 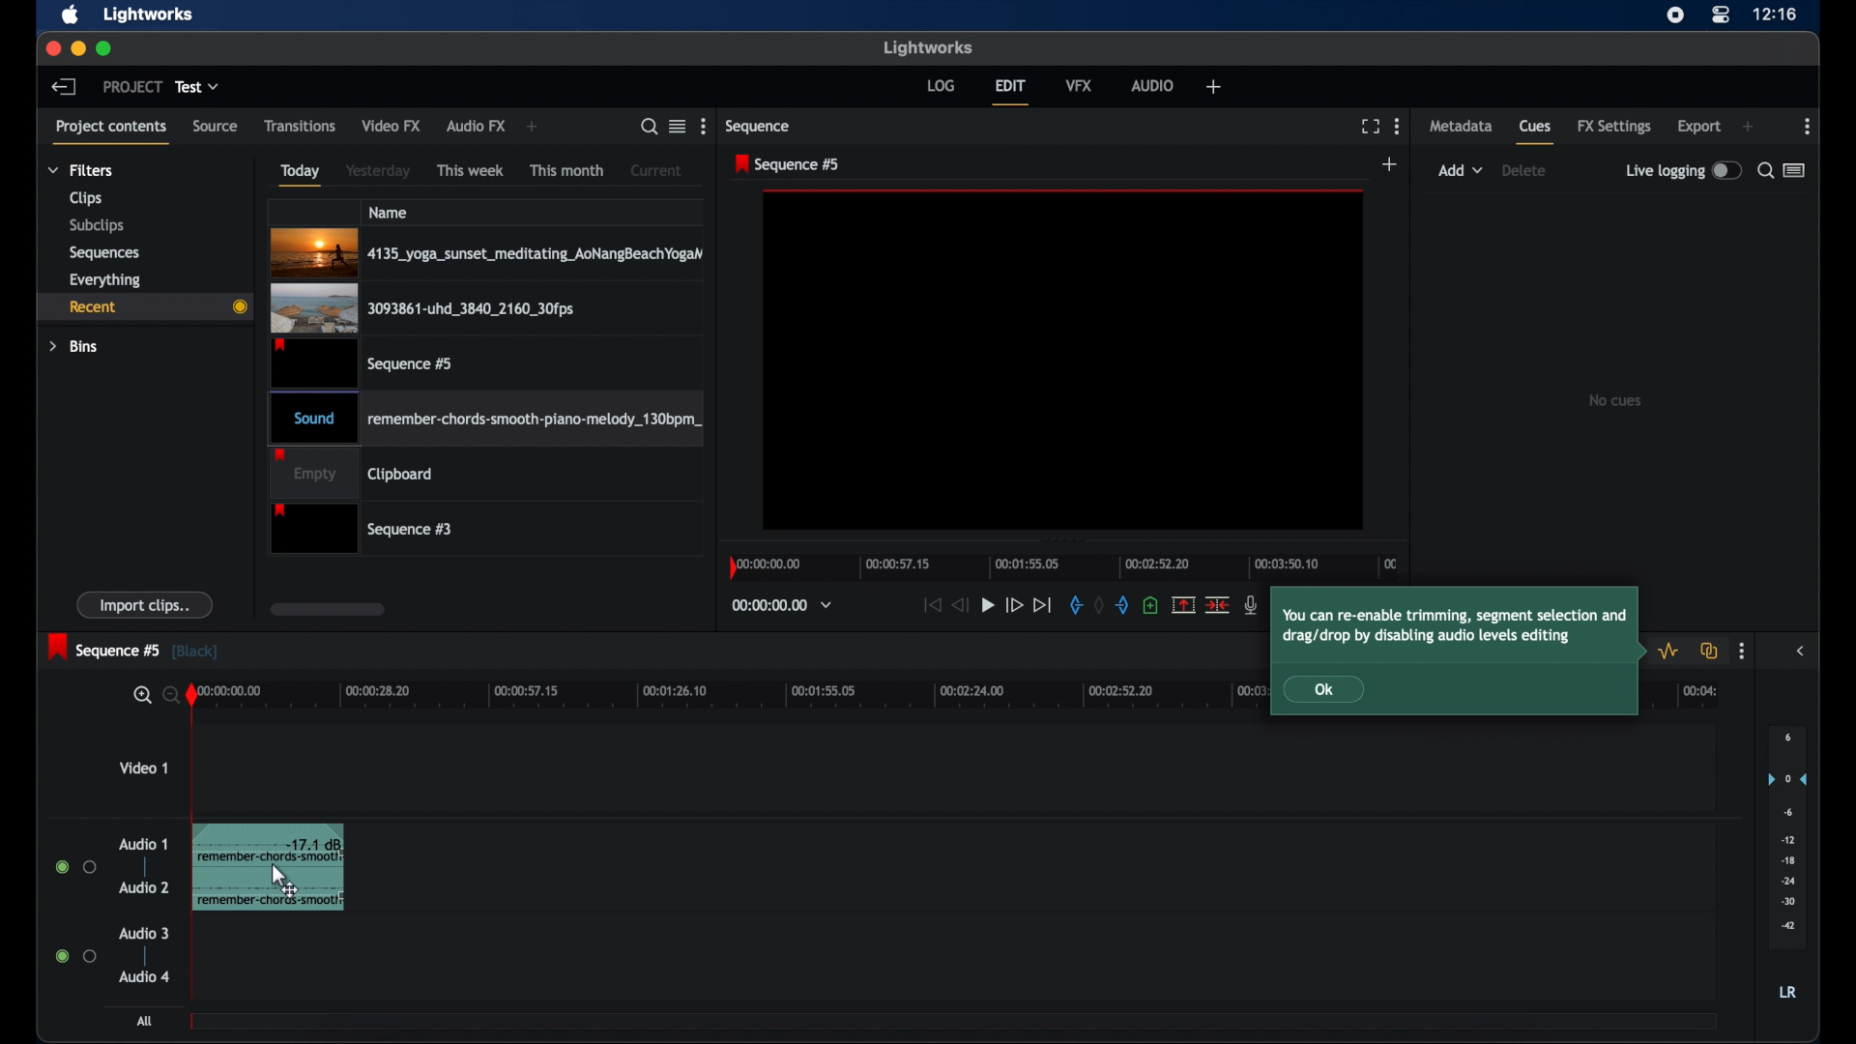 What do you see at coordinates (71, 15) in the screenshot?
I see `apple icon` at bounding box center [71, 15].